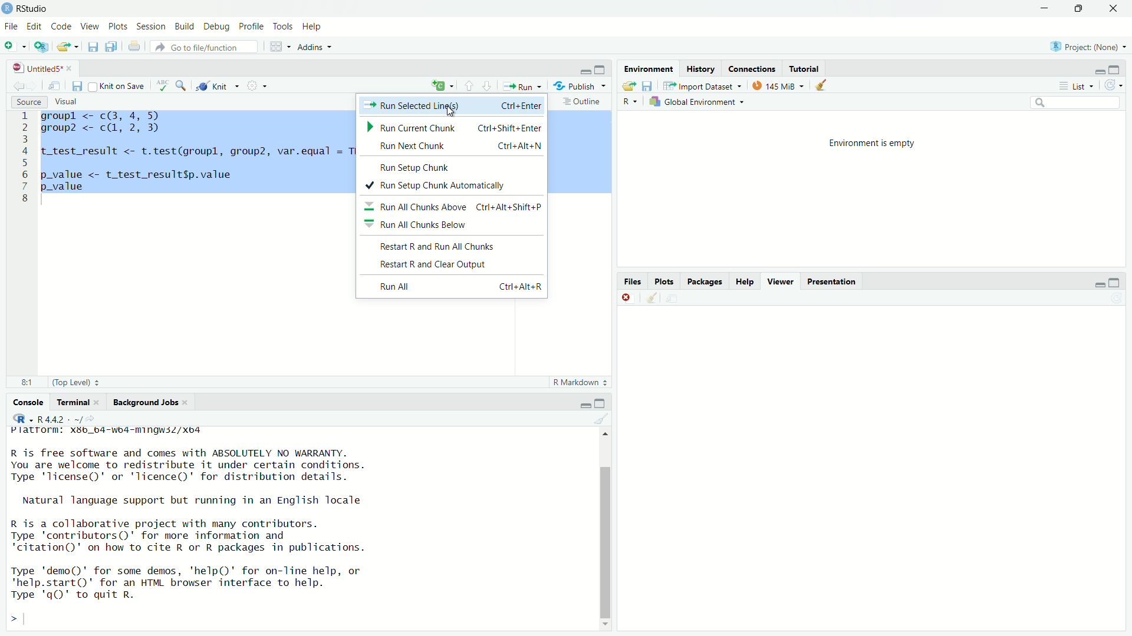  What do you see at coordinates (89, 24) in the screenshot?
I see `View` at bounding box center [89, 24].